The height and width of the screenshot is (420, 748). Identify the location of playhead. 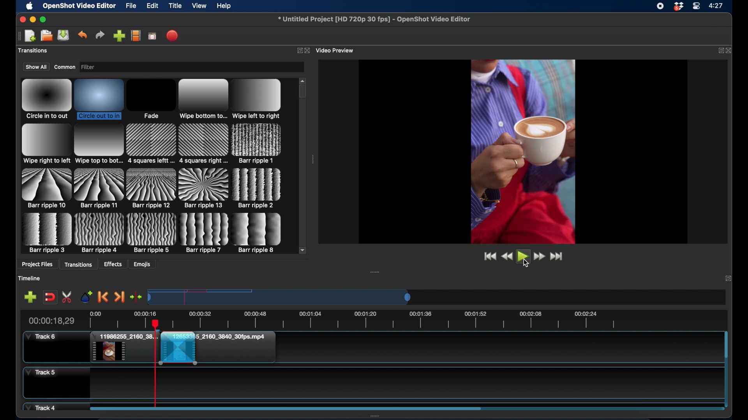
(156, 384).